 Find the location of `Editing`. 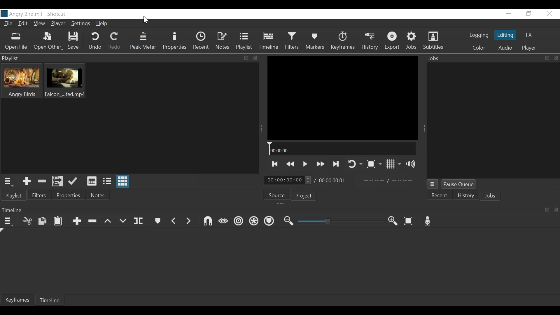

Editing is located at coordinates (505, 36).